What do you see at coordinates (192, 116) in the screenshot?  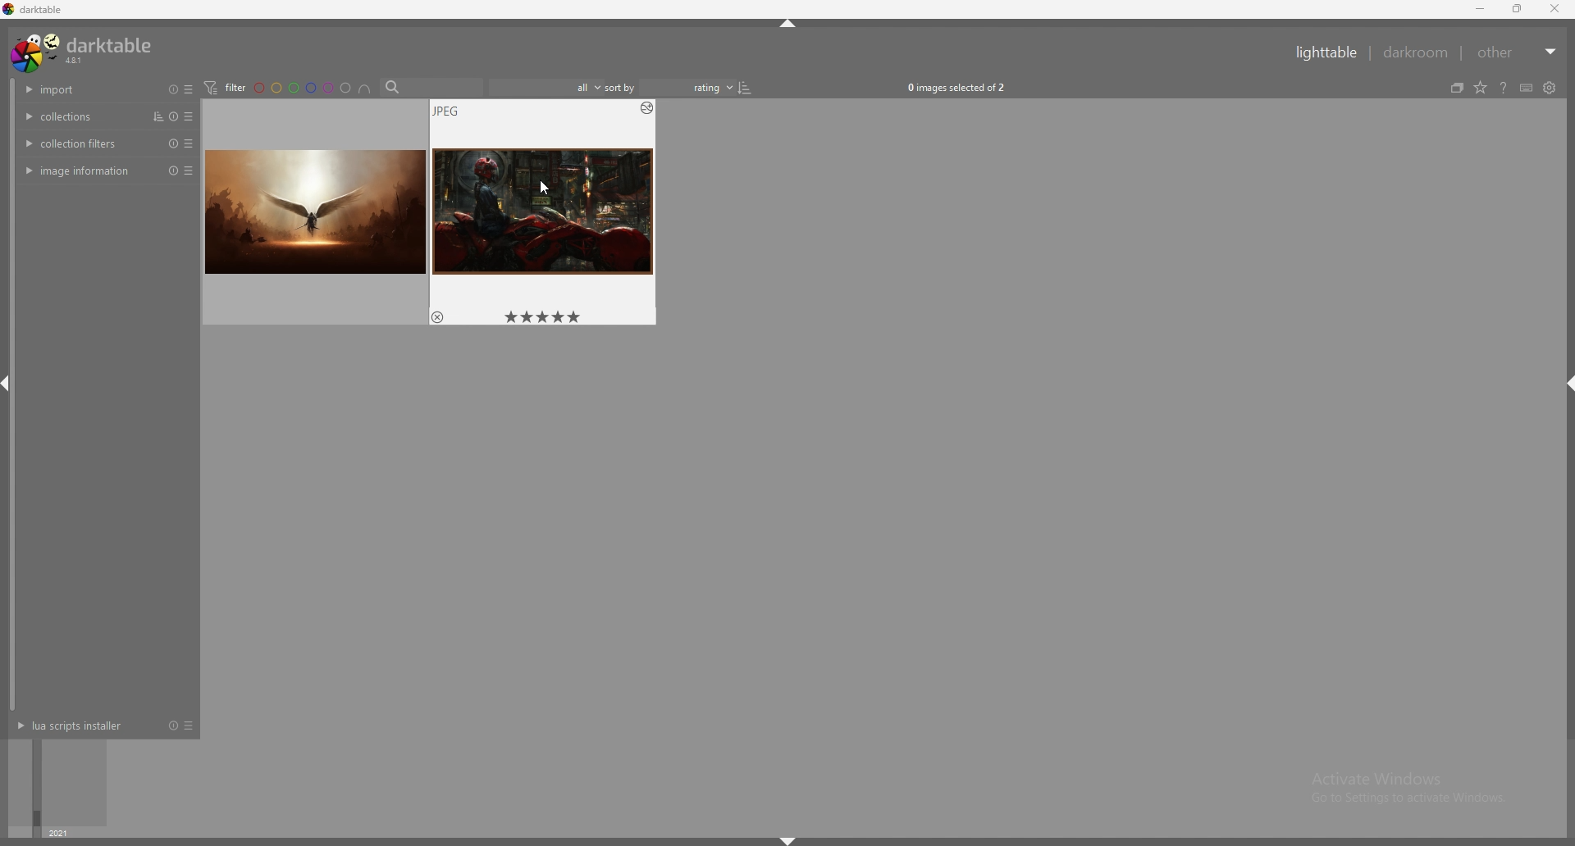 I see `presets` at bounding box center [192, 116].